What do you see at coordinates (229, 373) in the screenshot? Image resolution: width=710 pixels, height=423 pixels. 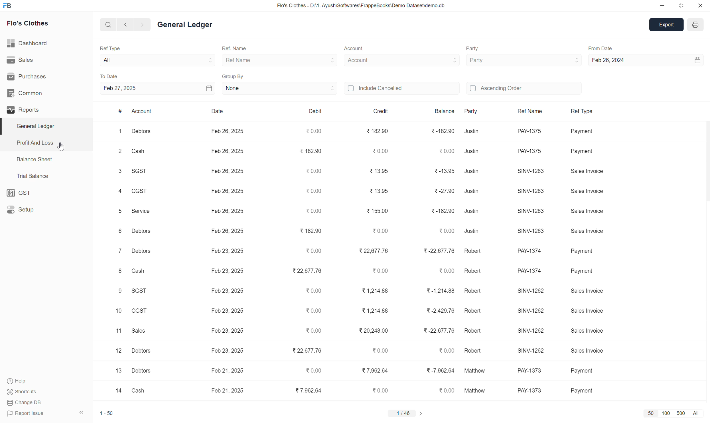 I see `Feb 21, 2025` at bounding box center [229, 373].